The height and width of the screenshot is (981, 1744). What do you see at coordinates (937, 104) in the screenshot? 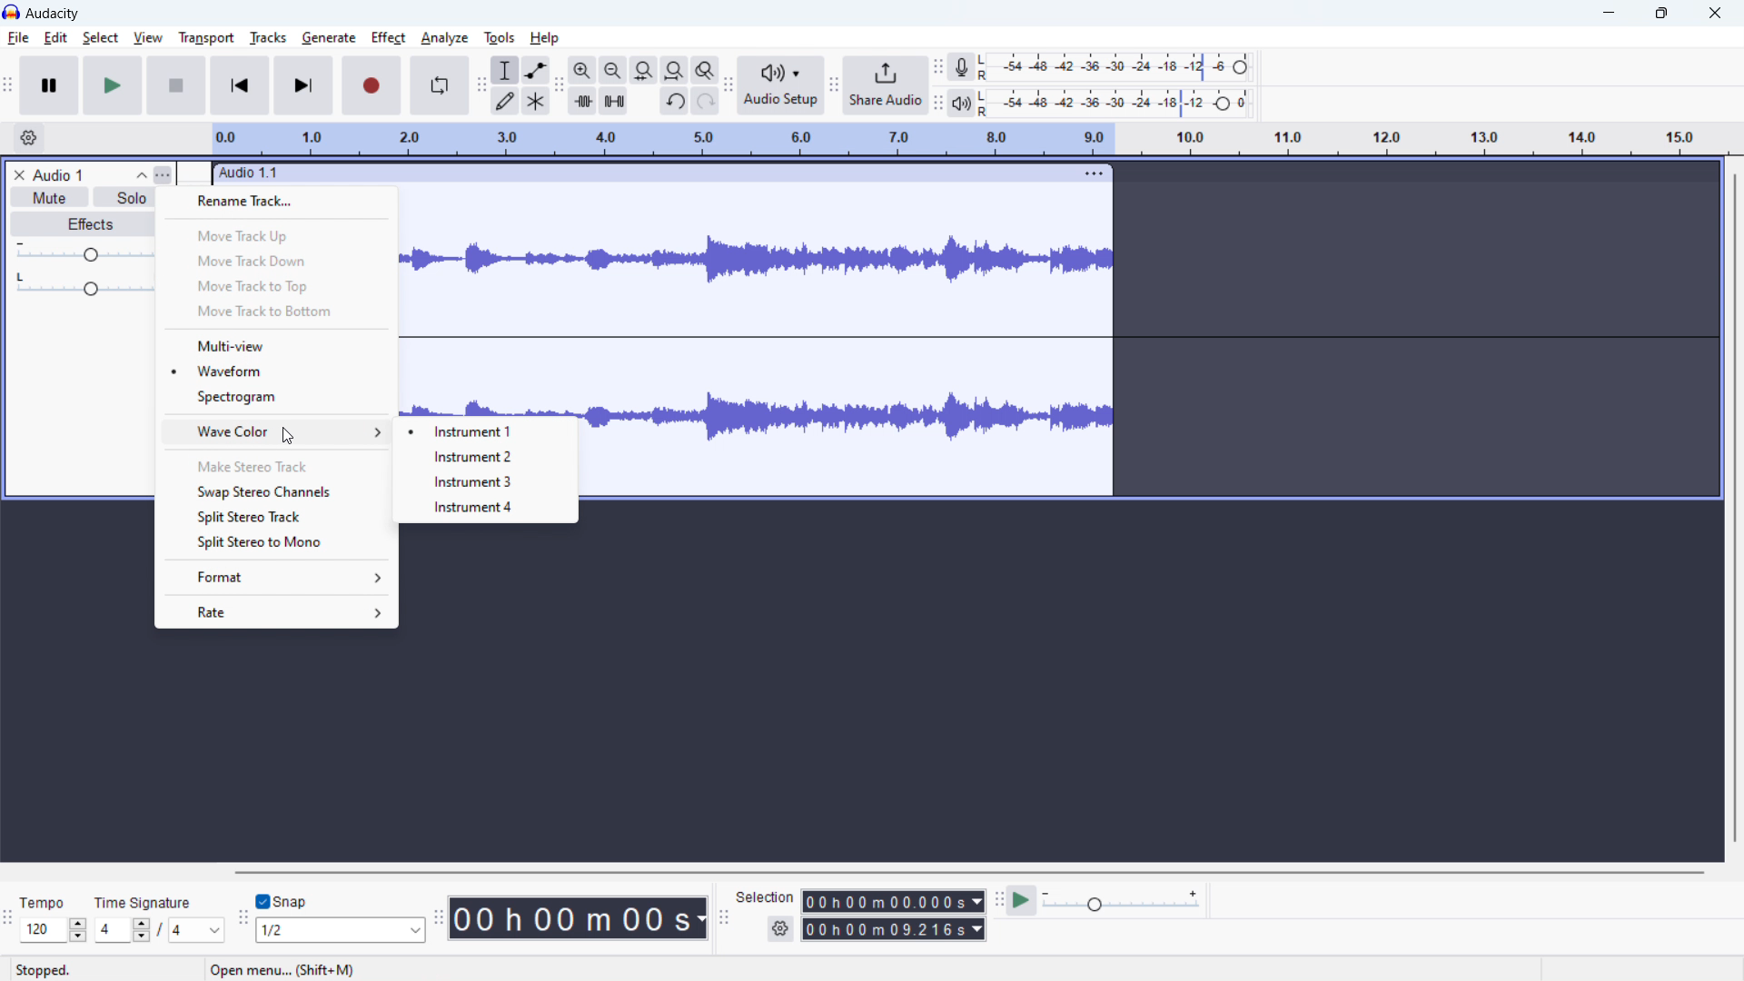
I see `playback meter toolbar` at bounding box center [937, 104].